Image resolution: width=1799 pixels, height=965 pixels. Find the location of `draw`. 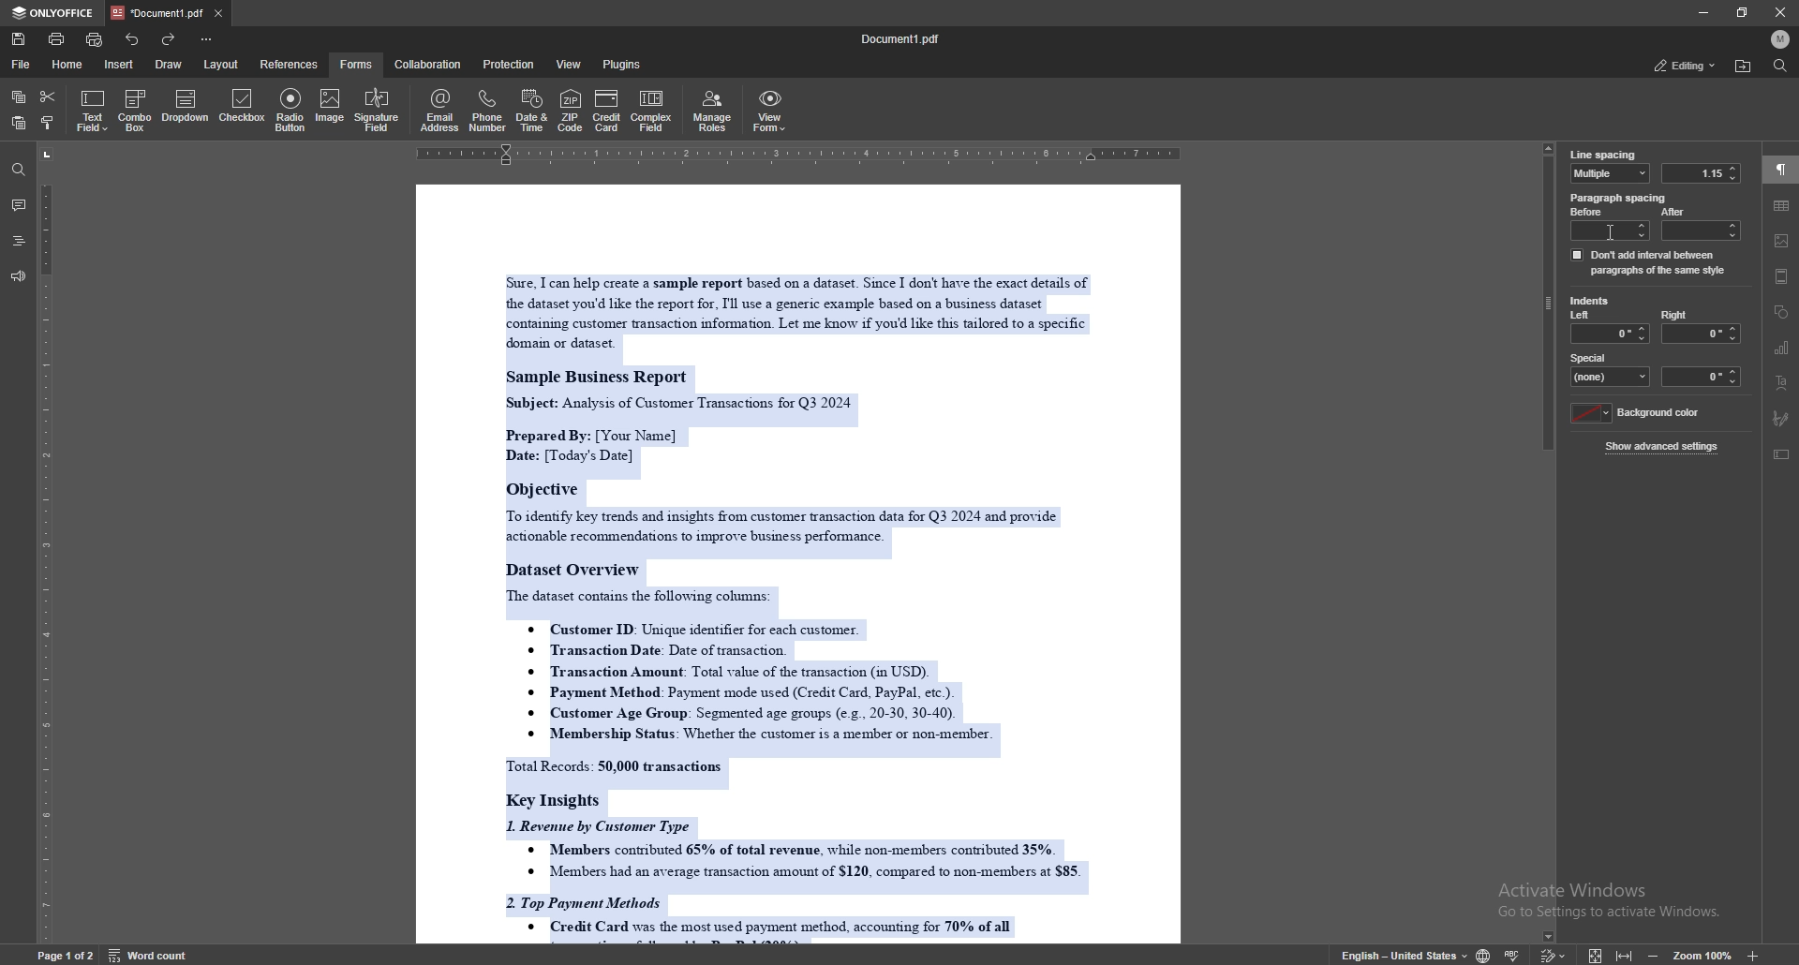

draw is located at coordinates (171, 63).